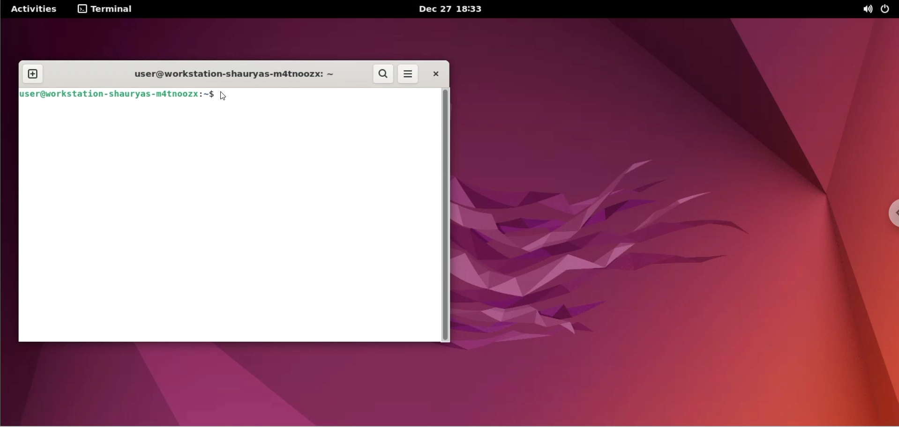  What do you see at coordinates (890, 215) in the screenshot?
I see `chrome options` at bounding box center [890, 215].